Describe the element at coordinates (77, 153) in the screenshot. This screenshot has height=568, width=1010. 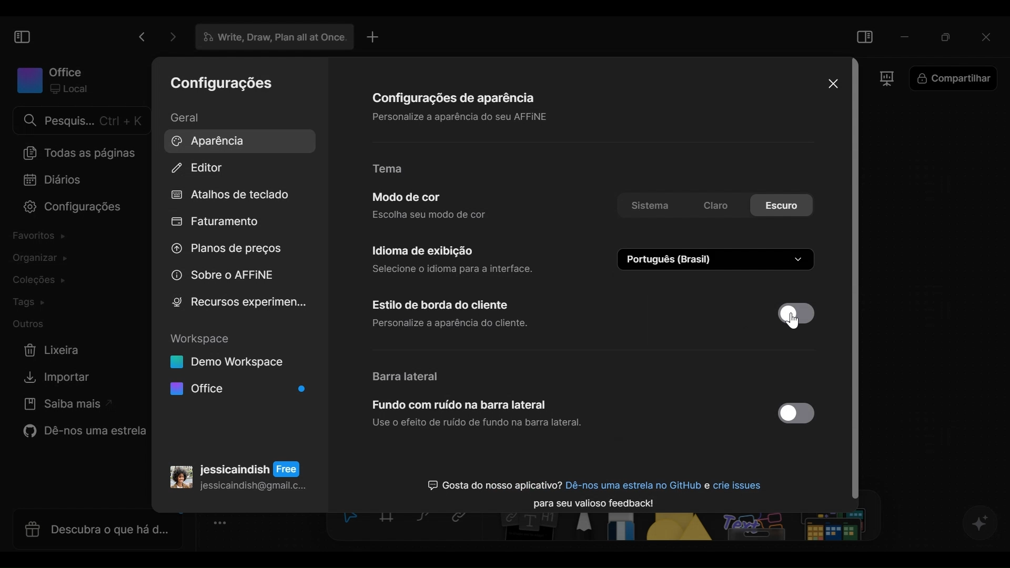
I see `All documents` at that location.